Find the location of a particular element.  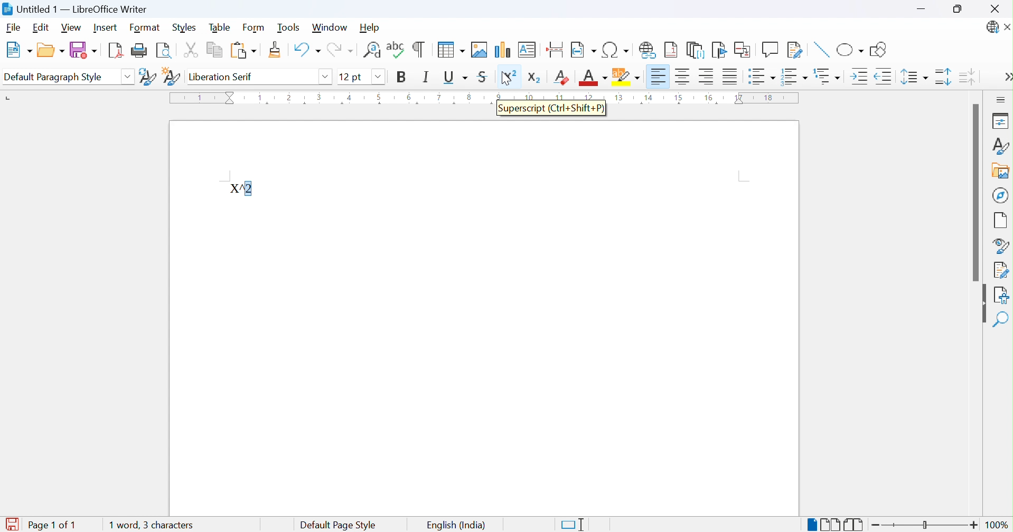

Table is located at coordinates (219, 27).